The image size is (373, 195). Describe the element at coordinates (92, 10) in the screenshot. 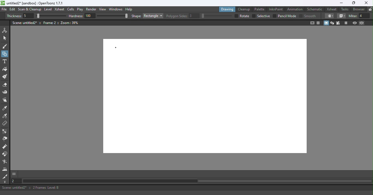

I see `Render` at that location.